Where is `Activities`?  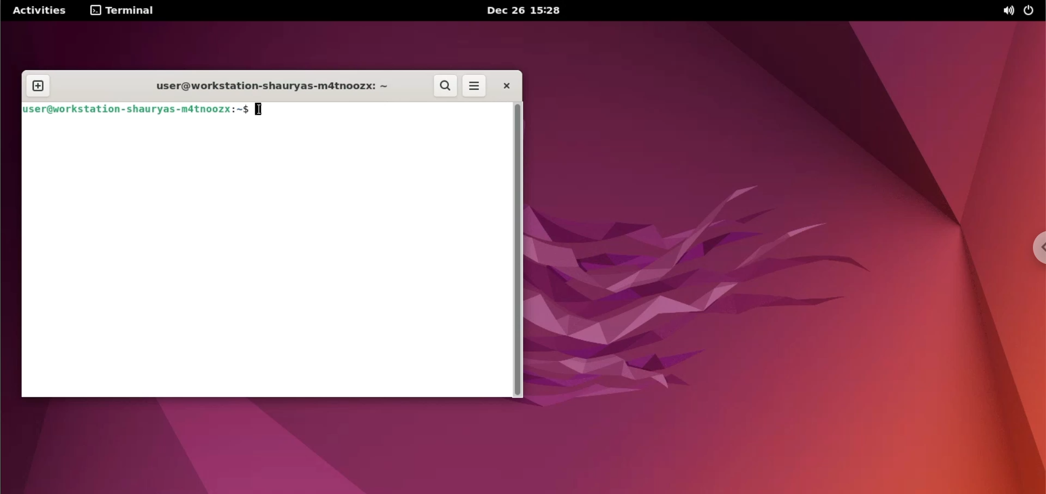 Activities is located at coordinates (40, 10).